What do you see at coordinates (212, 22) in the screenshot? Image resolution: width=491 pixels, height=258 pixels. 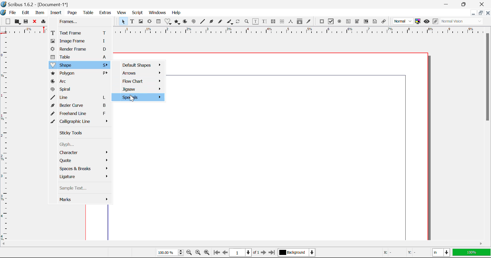 I see `Bezier Curve` at bounding box center [212, 22].